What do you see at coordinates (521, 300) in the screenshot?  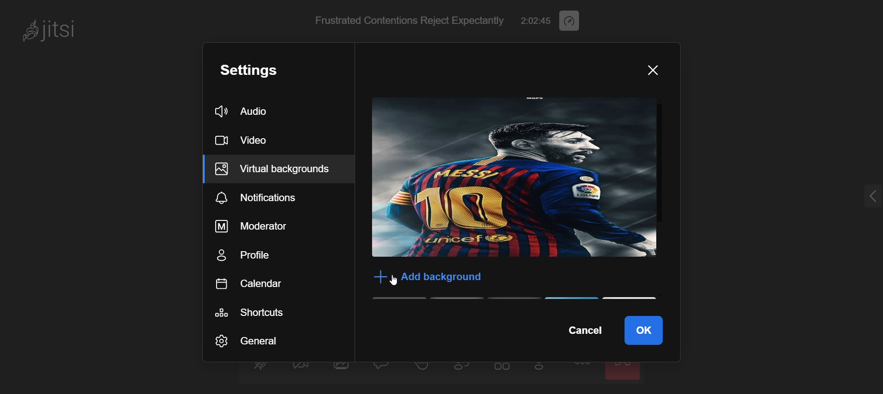 I see `pre loaded screen backgrounds` at bounding box center [521, 300].